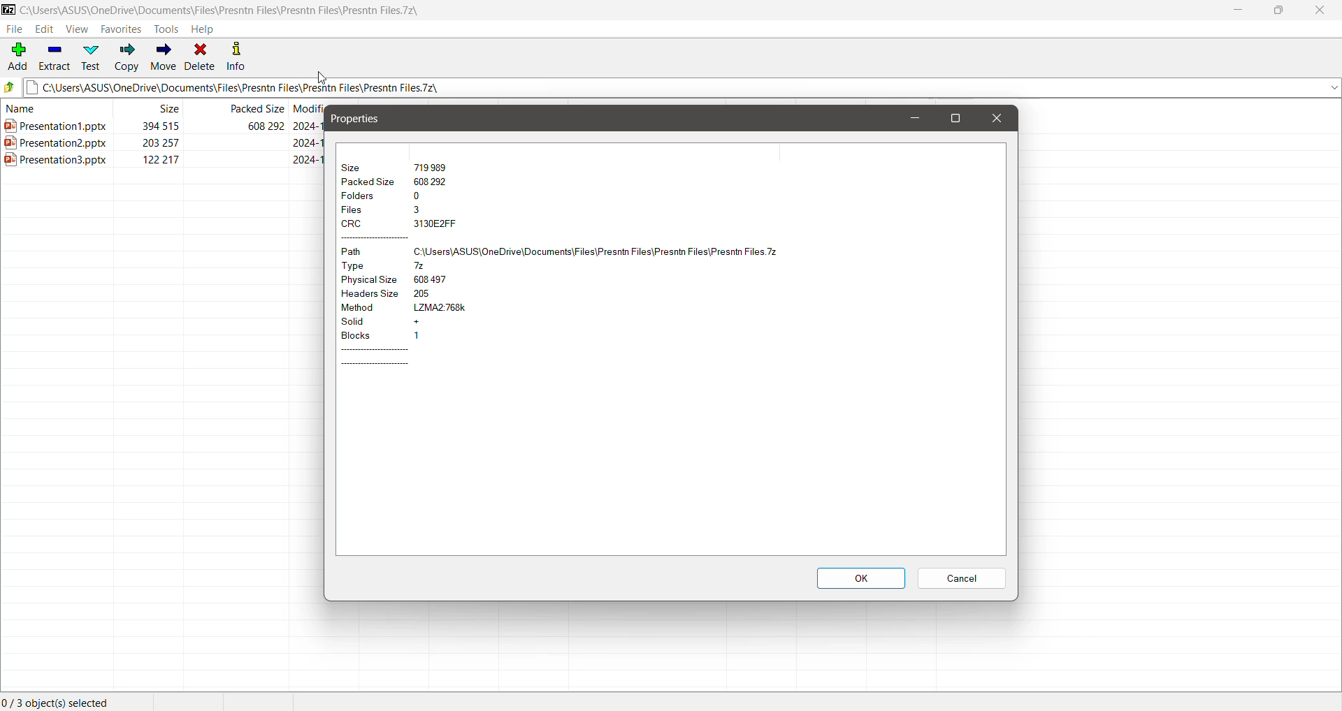  What do you see at coordinates (958, 118) in the screenshot?
I see `Maximize` at bounding box center [958, 118].